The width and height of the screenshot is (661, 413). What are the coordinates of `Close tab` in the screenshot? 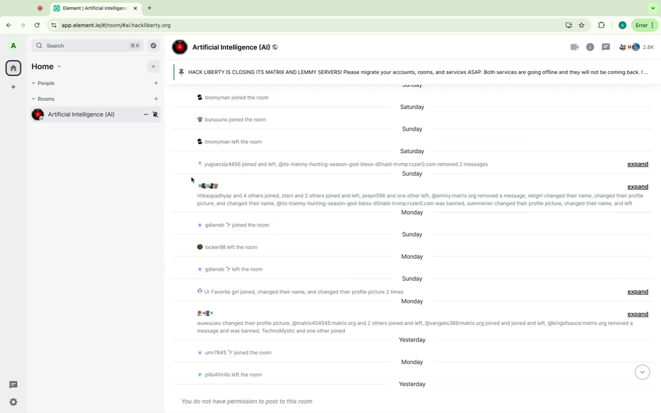 It's located at (135, 8).